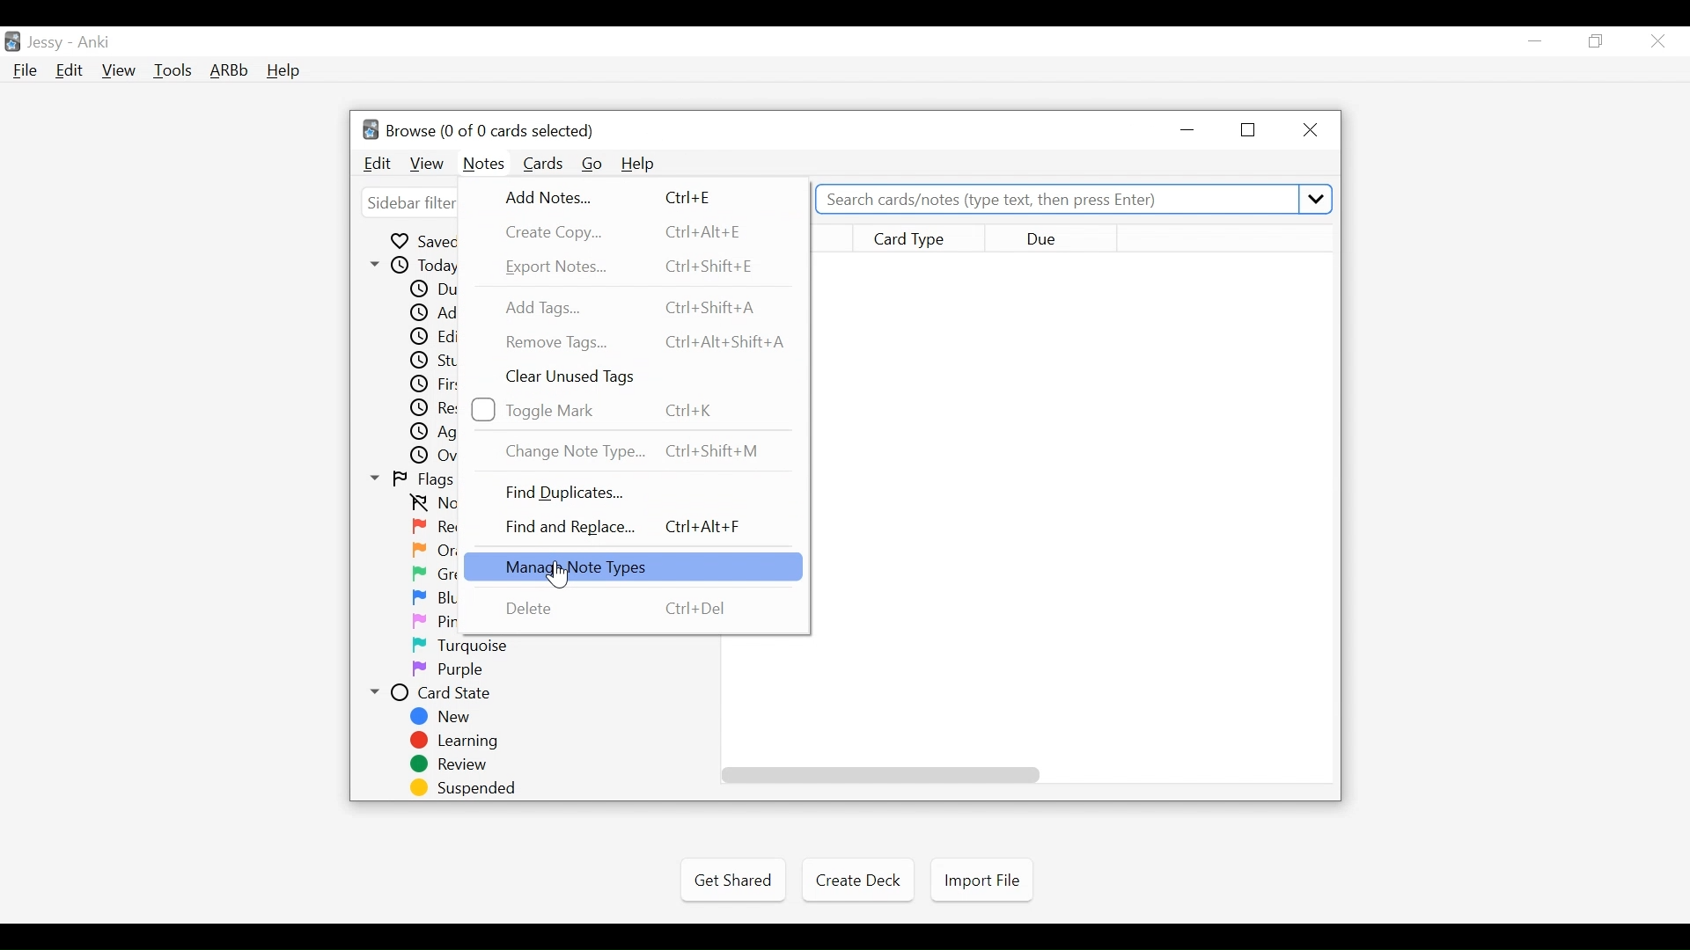 This screenshot has width=1690, height=950. Describe the element at coordinates (94, 42) in the screenshot. I see `Anki` at that location.